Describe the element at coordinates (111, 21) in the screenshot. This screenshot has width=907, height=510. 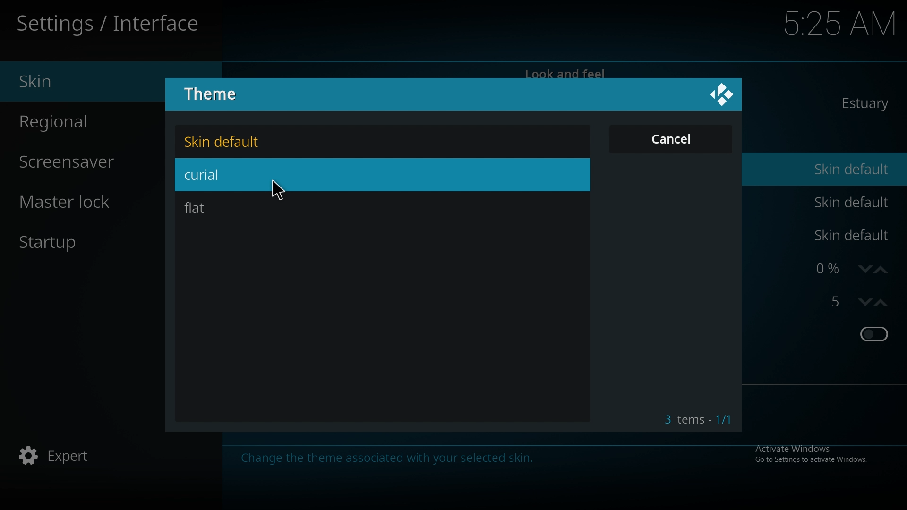
I see `interface` at that location.